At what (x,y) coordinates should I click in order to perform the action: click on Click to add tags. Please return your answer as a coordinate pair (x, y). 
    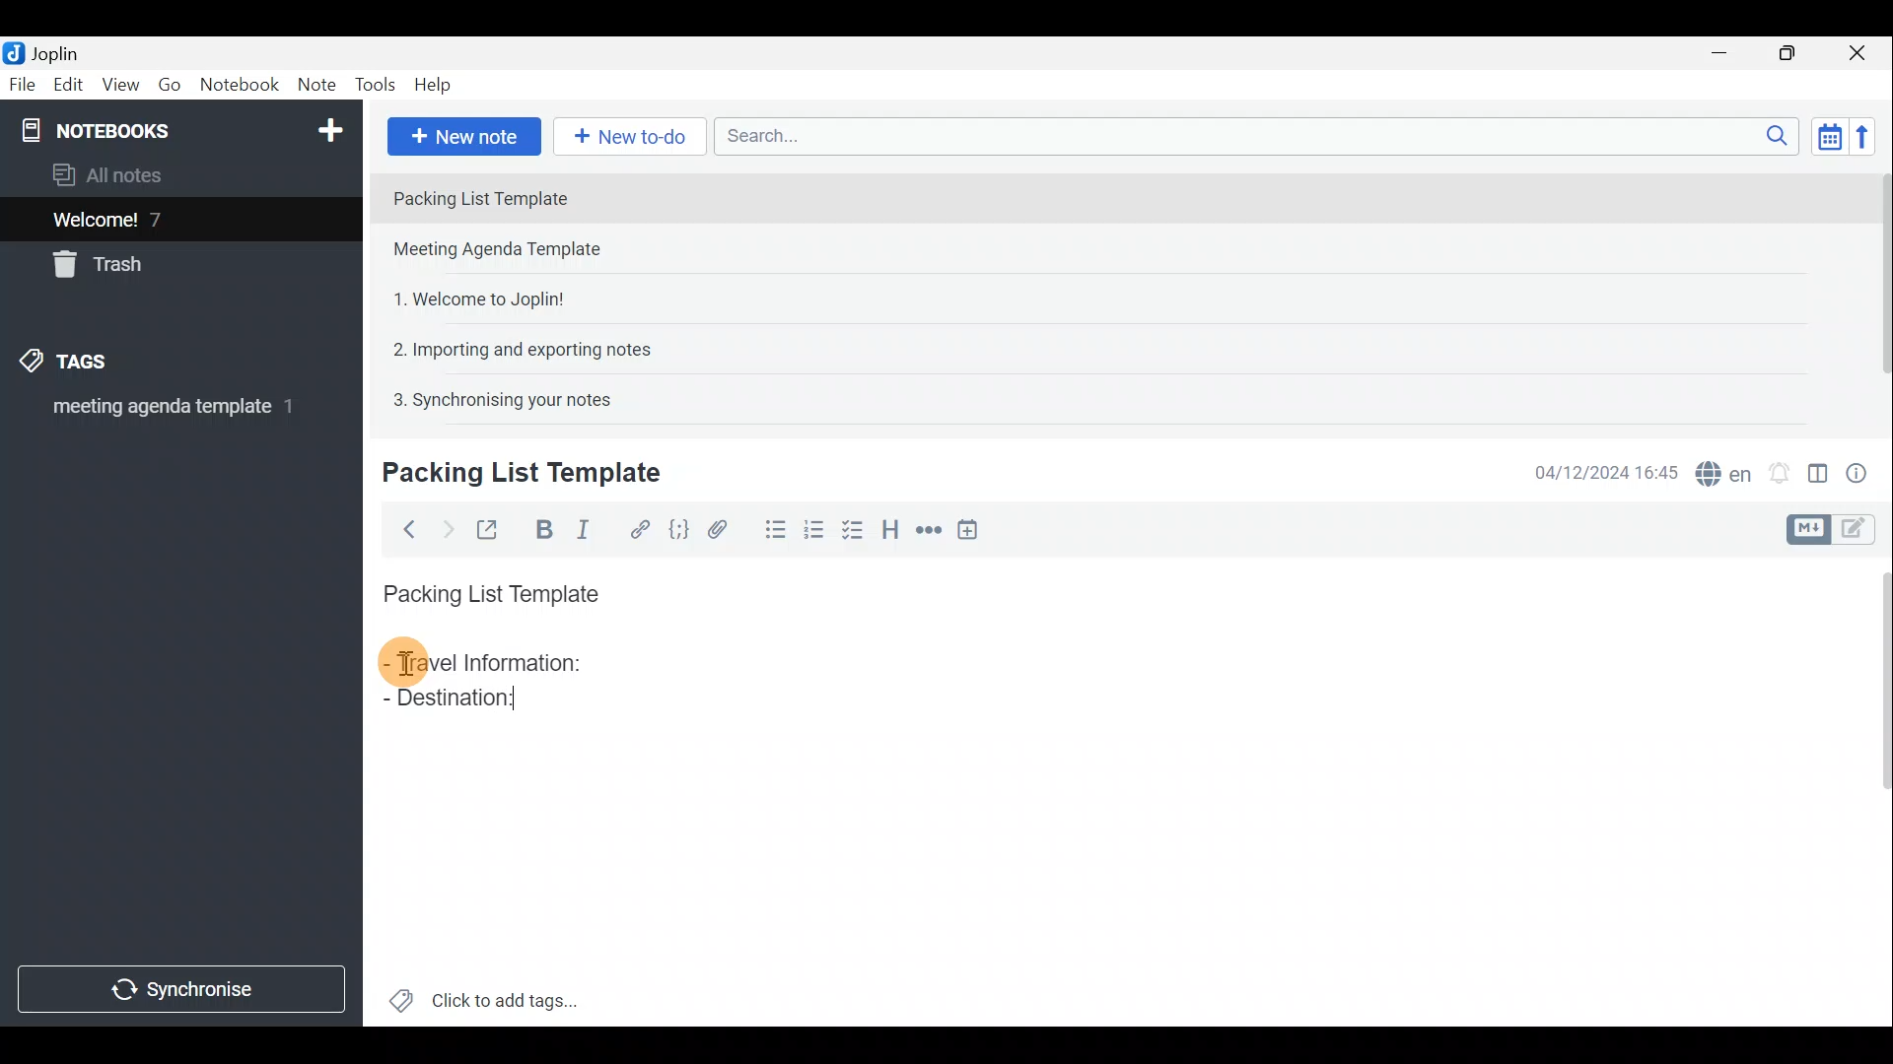
    Looking at the image, I should click on (484, 995).